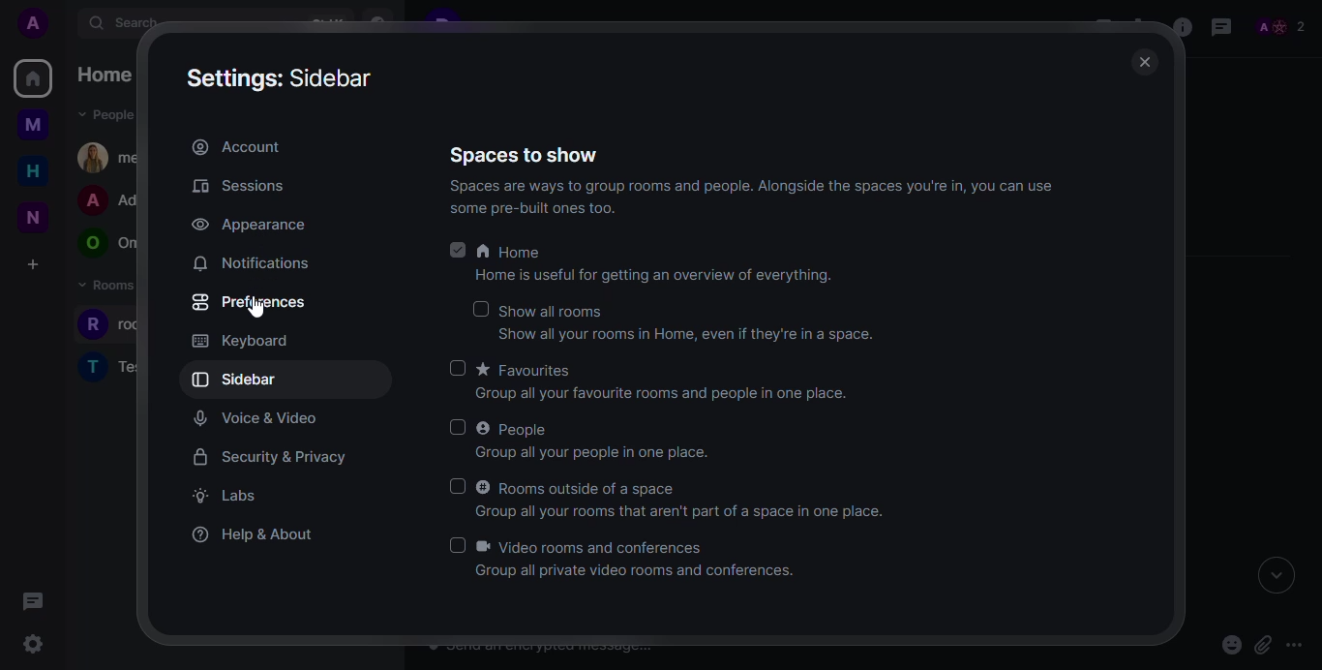 The height and width of the screenshot is (670, 1322). What do you see at coordinates (114, 286) in the screenshot?
I see `rooms dropdown` at bounding box center [114, 286].